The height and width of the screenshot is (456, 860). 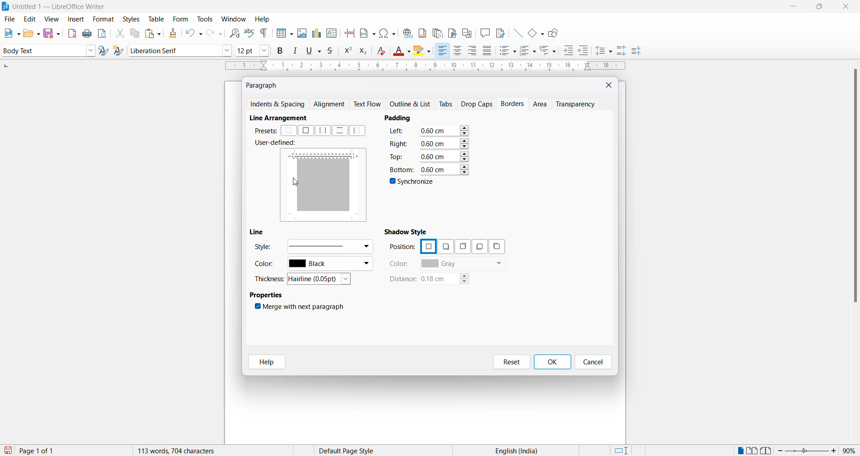 I want to click on character highlighting, so click(x=424, y=51).